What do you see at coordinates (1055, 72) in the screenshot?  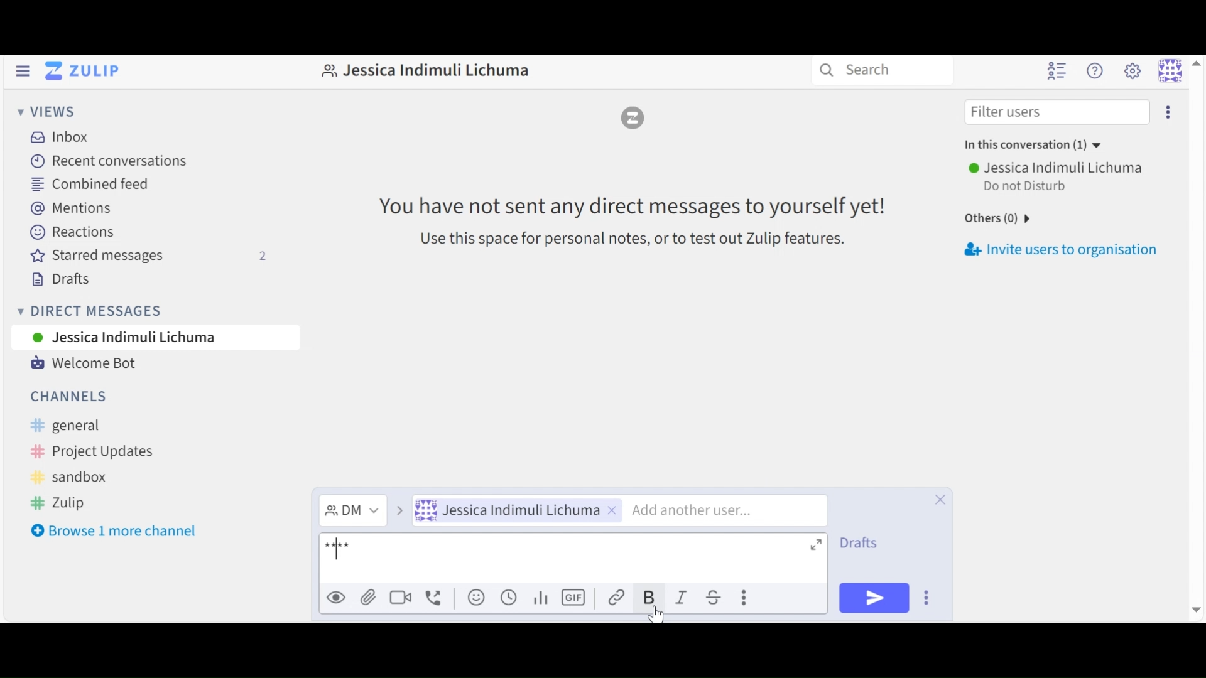 I see `Hide user list` at bounding box center [1055, 72].